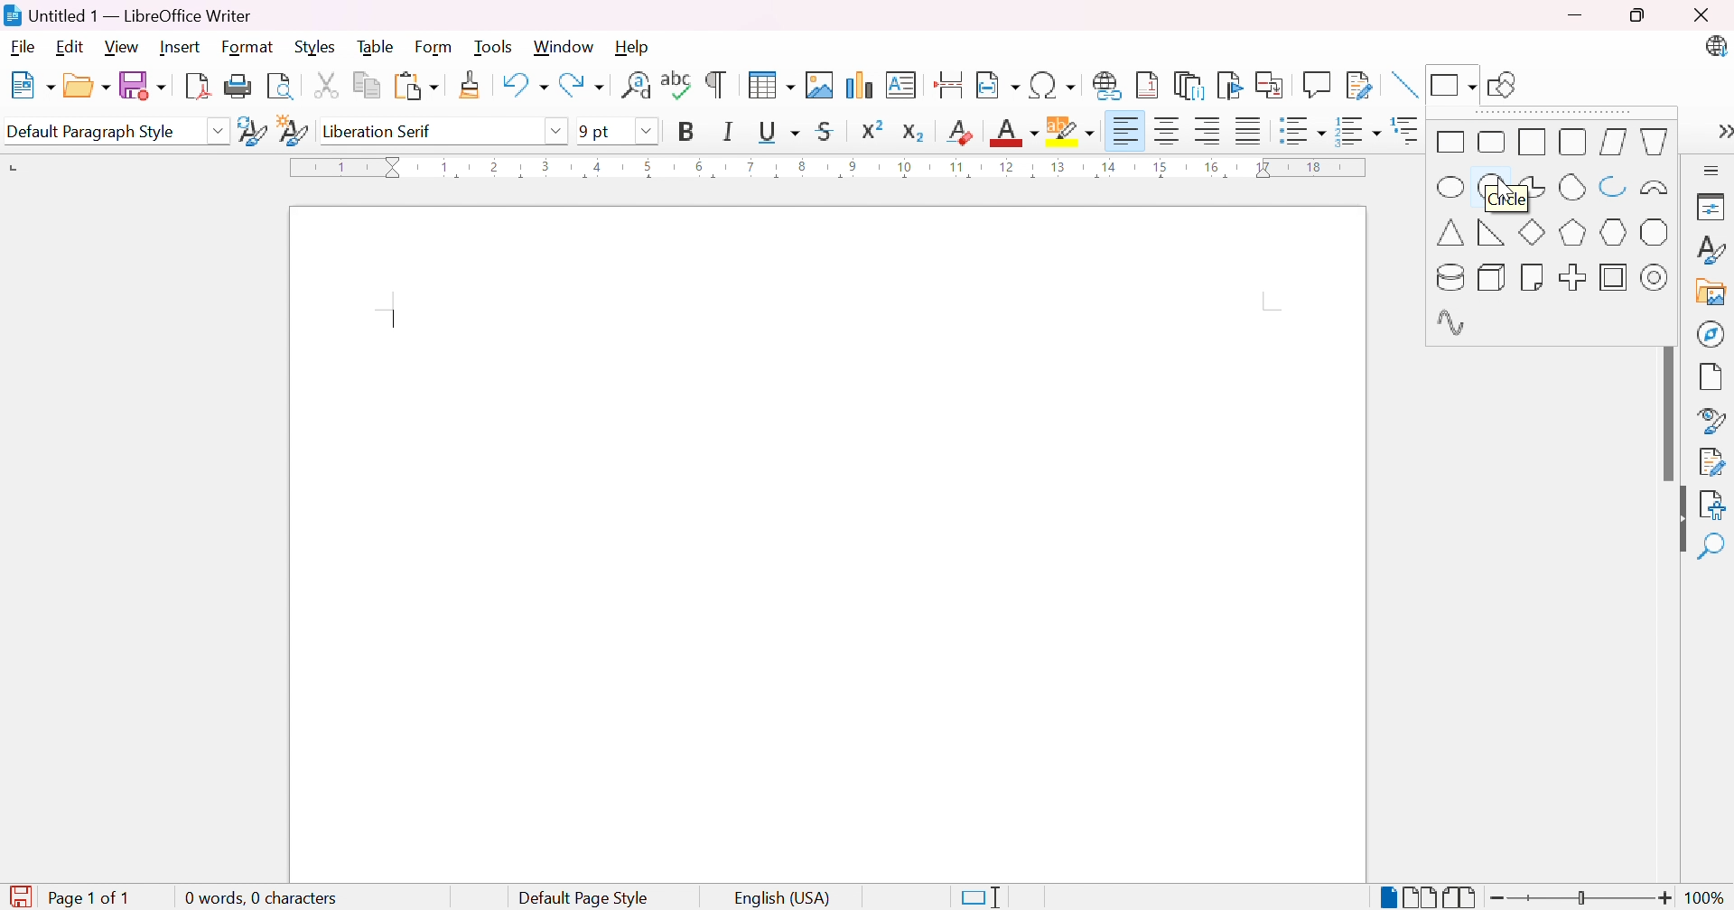  What do you see at coordinates (472, 85) in the screenshot?
I see `Clone formatting` at bounding box center [472, 85].